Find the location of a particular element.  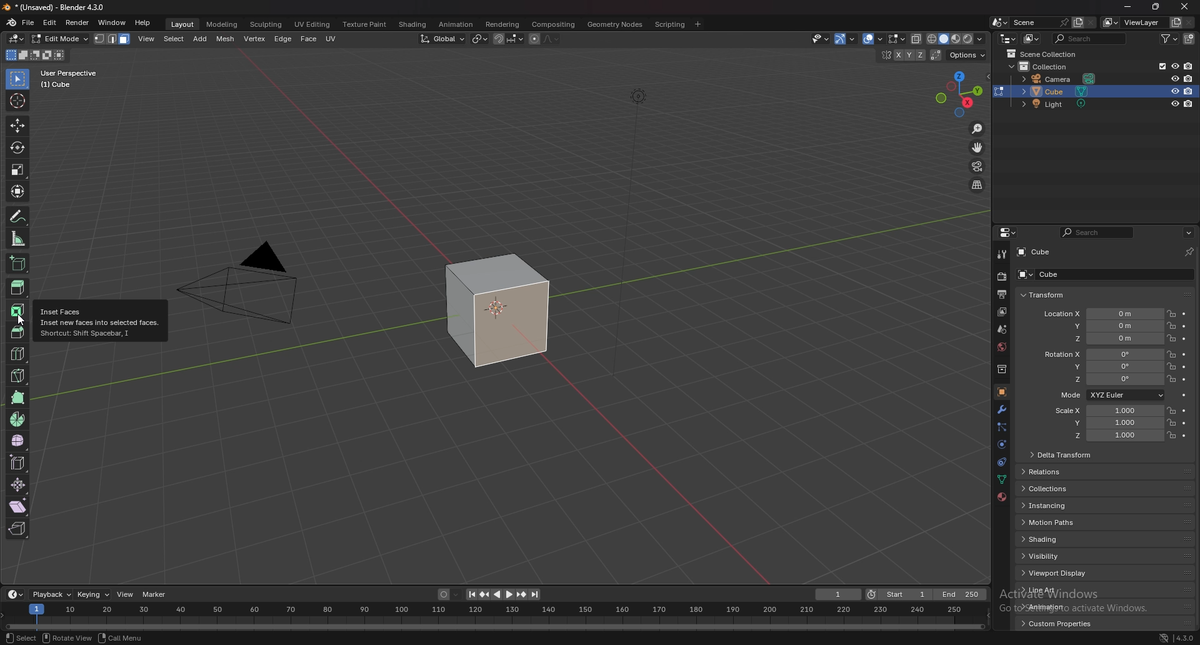

filter is located at coordinates (1168, 39).